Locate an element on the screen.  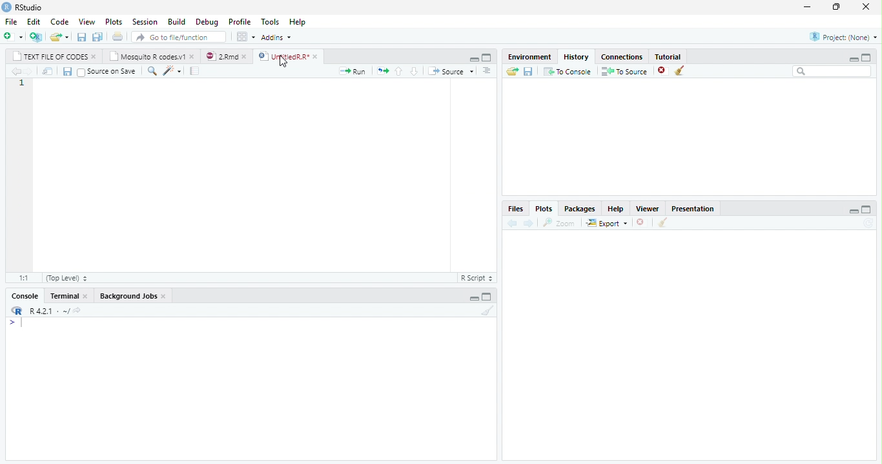
zoom is located at coordinates (560, 222).